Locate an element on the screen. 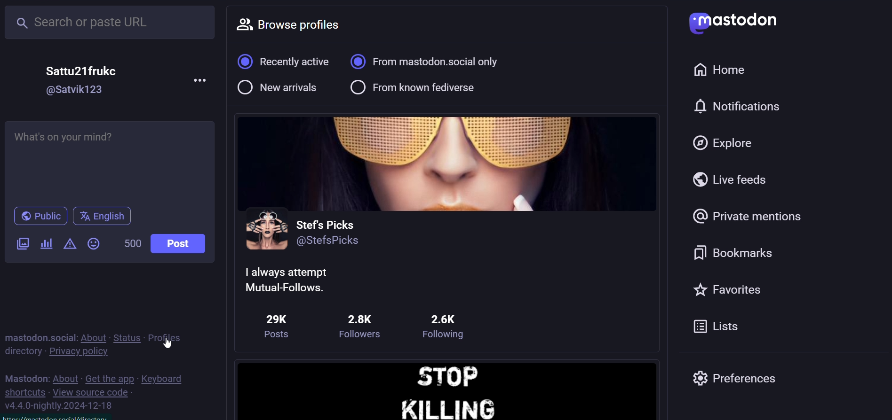 The height and width of the screenshot is (420, 892). logo is located at coordinates (733, 20).